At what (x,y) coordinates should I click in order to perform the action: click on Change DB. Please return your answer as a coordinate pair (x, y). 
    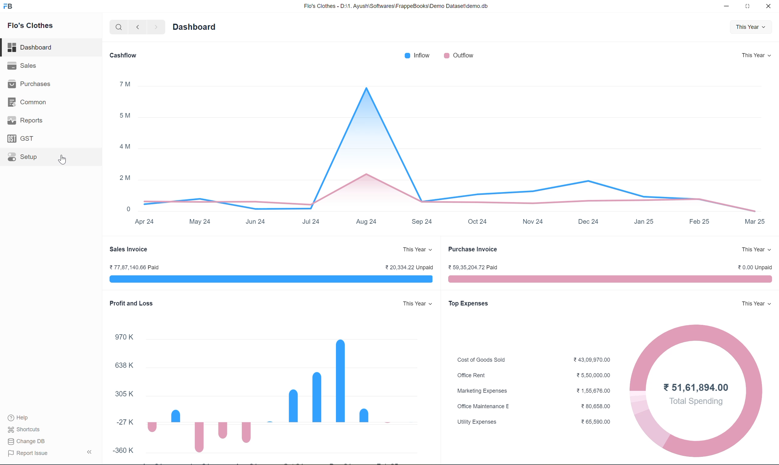
    Looking at the image, I should click on (26, 441).